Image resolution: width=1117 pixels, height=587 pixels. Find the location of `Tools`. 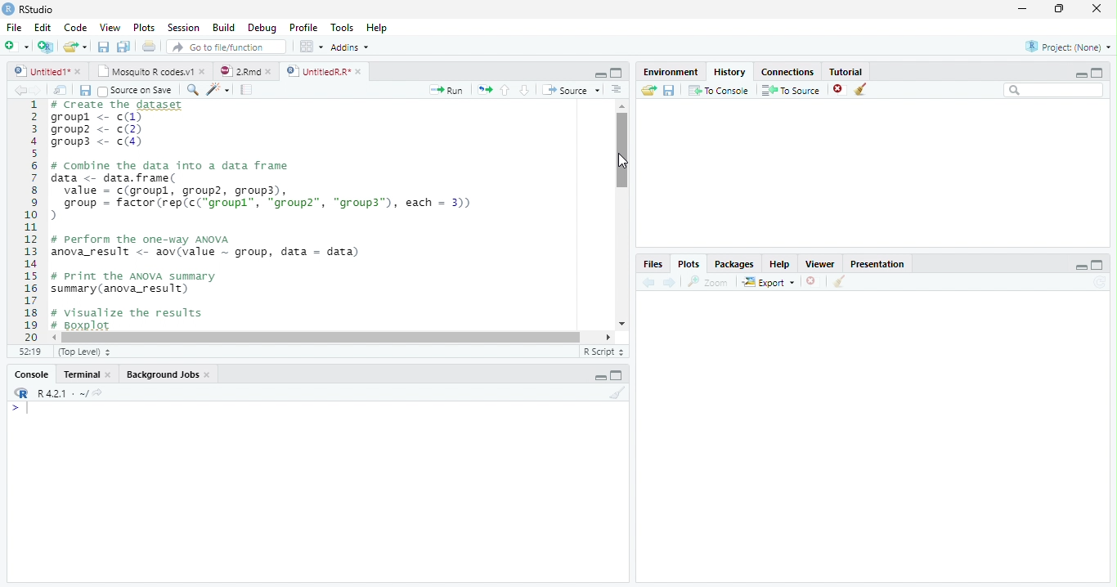

Tools is located at coordinates (343, 27).